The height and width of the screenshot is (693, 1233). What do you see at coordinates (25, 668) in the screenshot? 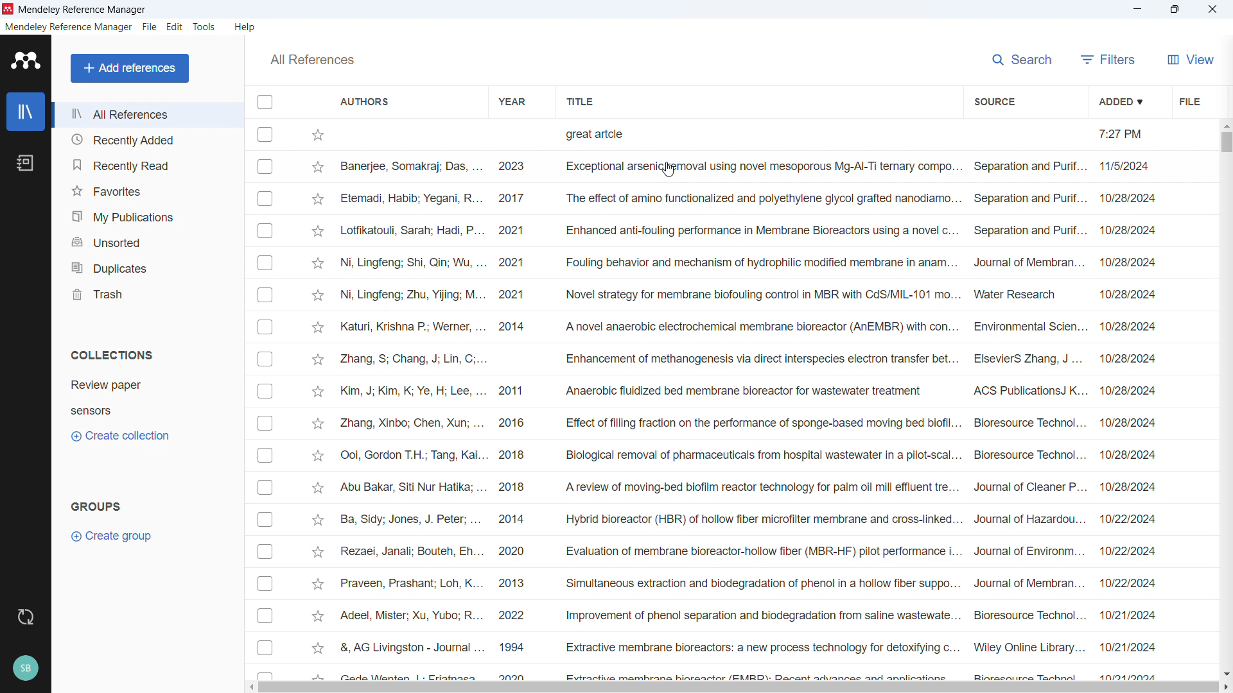
I see `` at bounding box center [25, 668].